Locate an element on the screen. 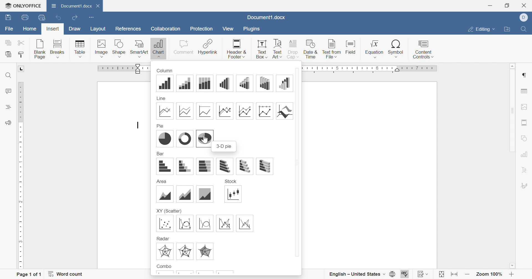  Text Art Settings is located at coordinates (526, 170).